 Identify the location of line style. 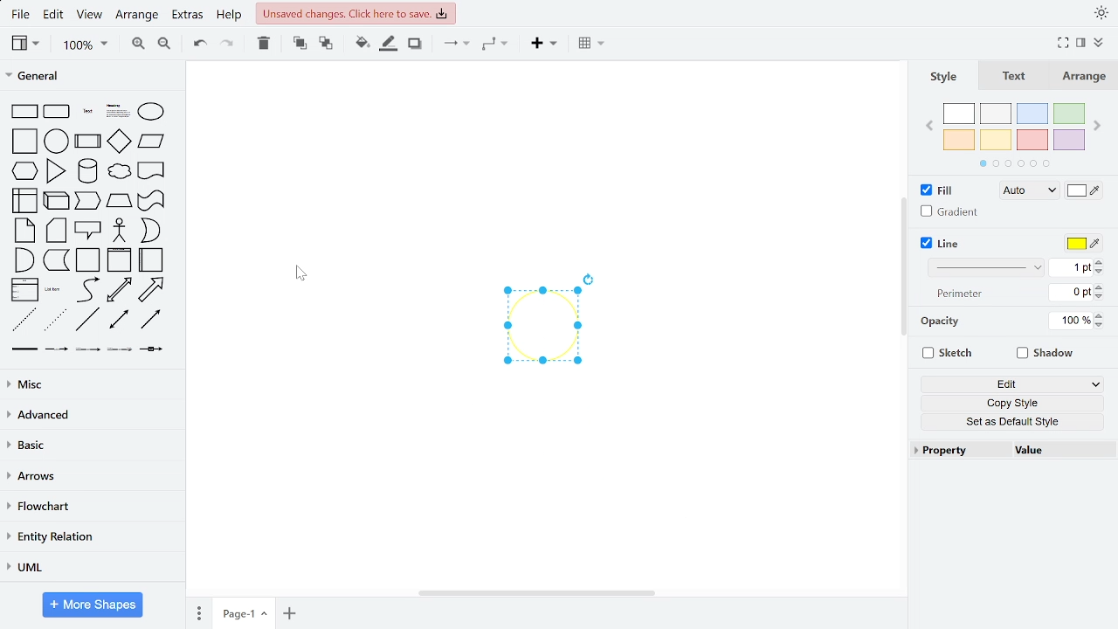
(987, 266).